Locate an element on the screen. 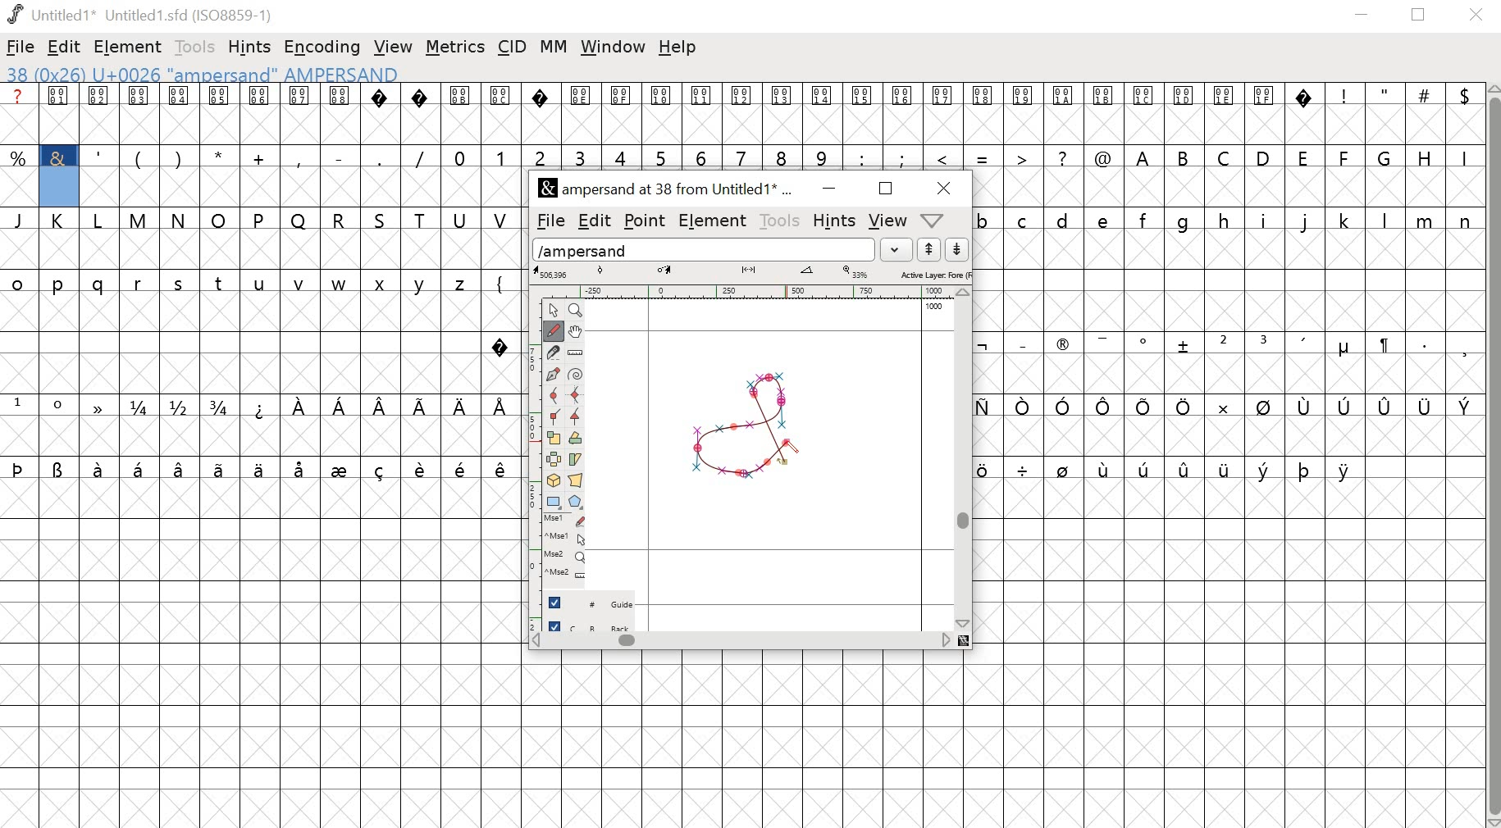  HELP is located at coordinates (931, 221).